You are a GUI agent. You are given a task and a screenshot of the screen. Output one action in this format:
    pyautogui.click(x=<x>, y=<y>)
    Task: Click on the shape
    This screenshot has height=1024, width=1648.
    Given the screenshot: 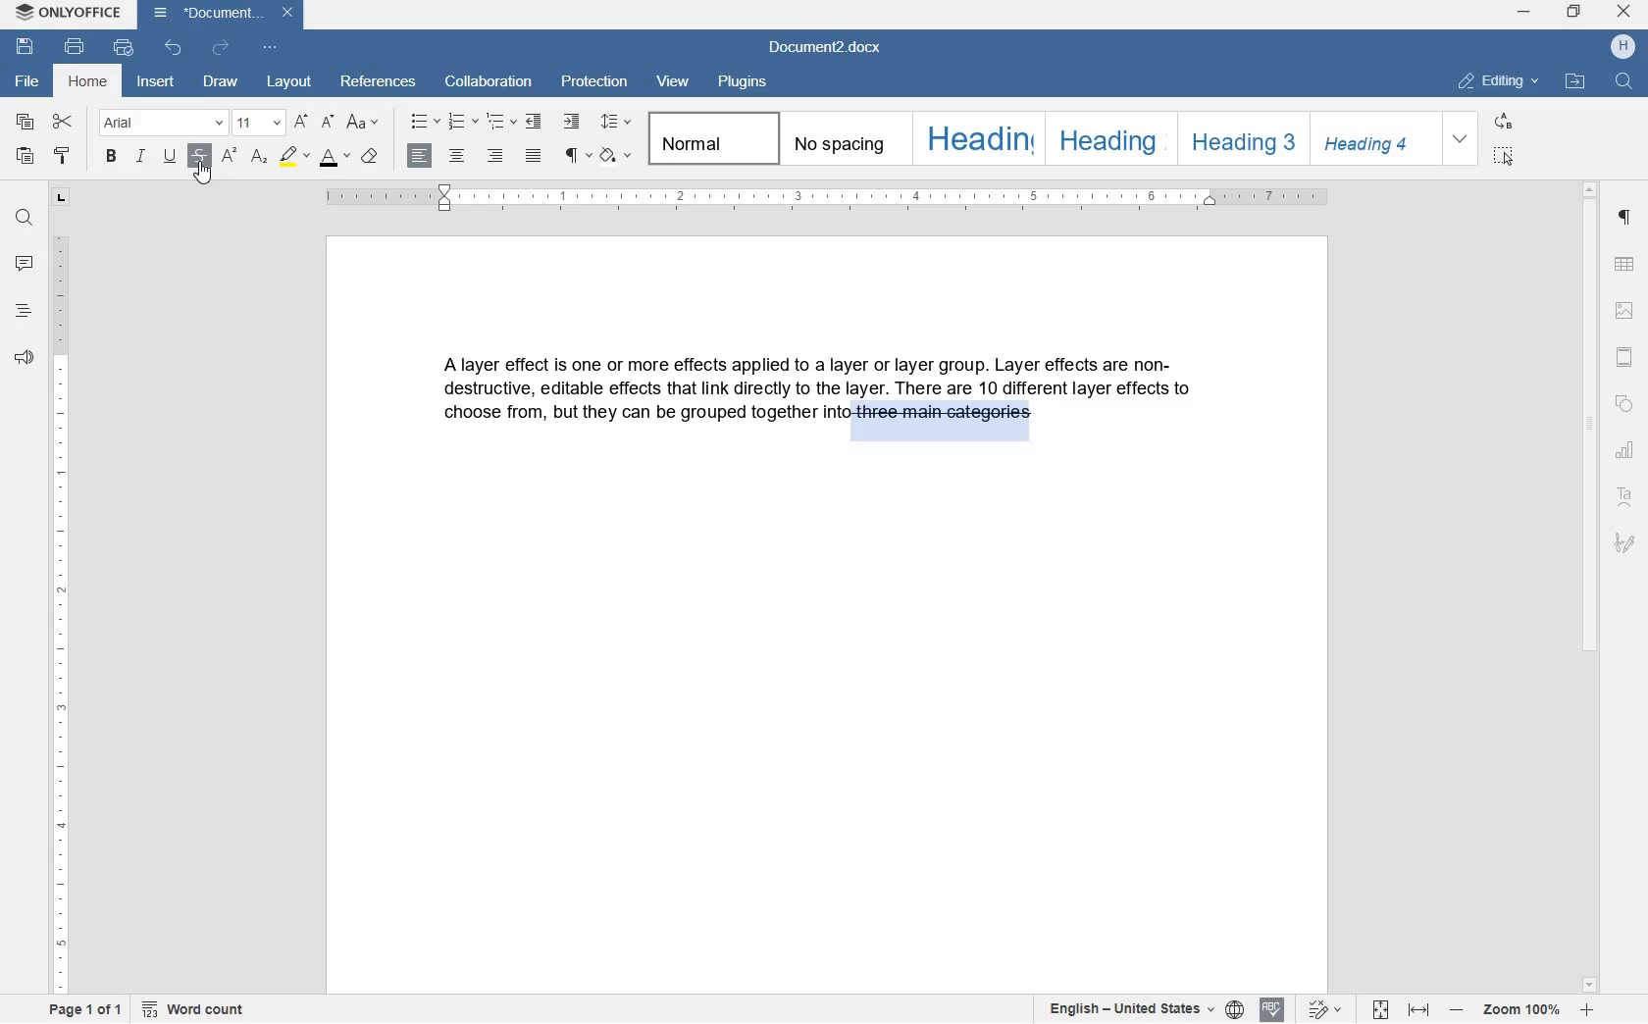 What is the action you would take?
    pyautogui.click(x=1627, y=405)
    